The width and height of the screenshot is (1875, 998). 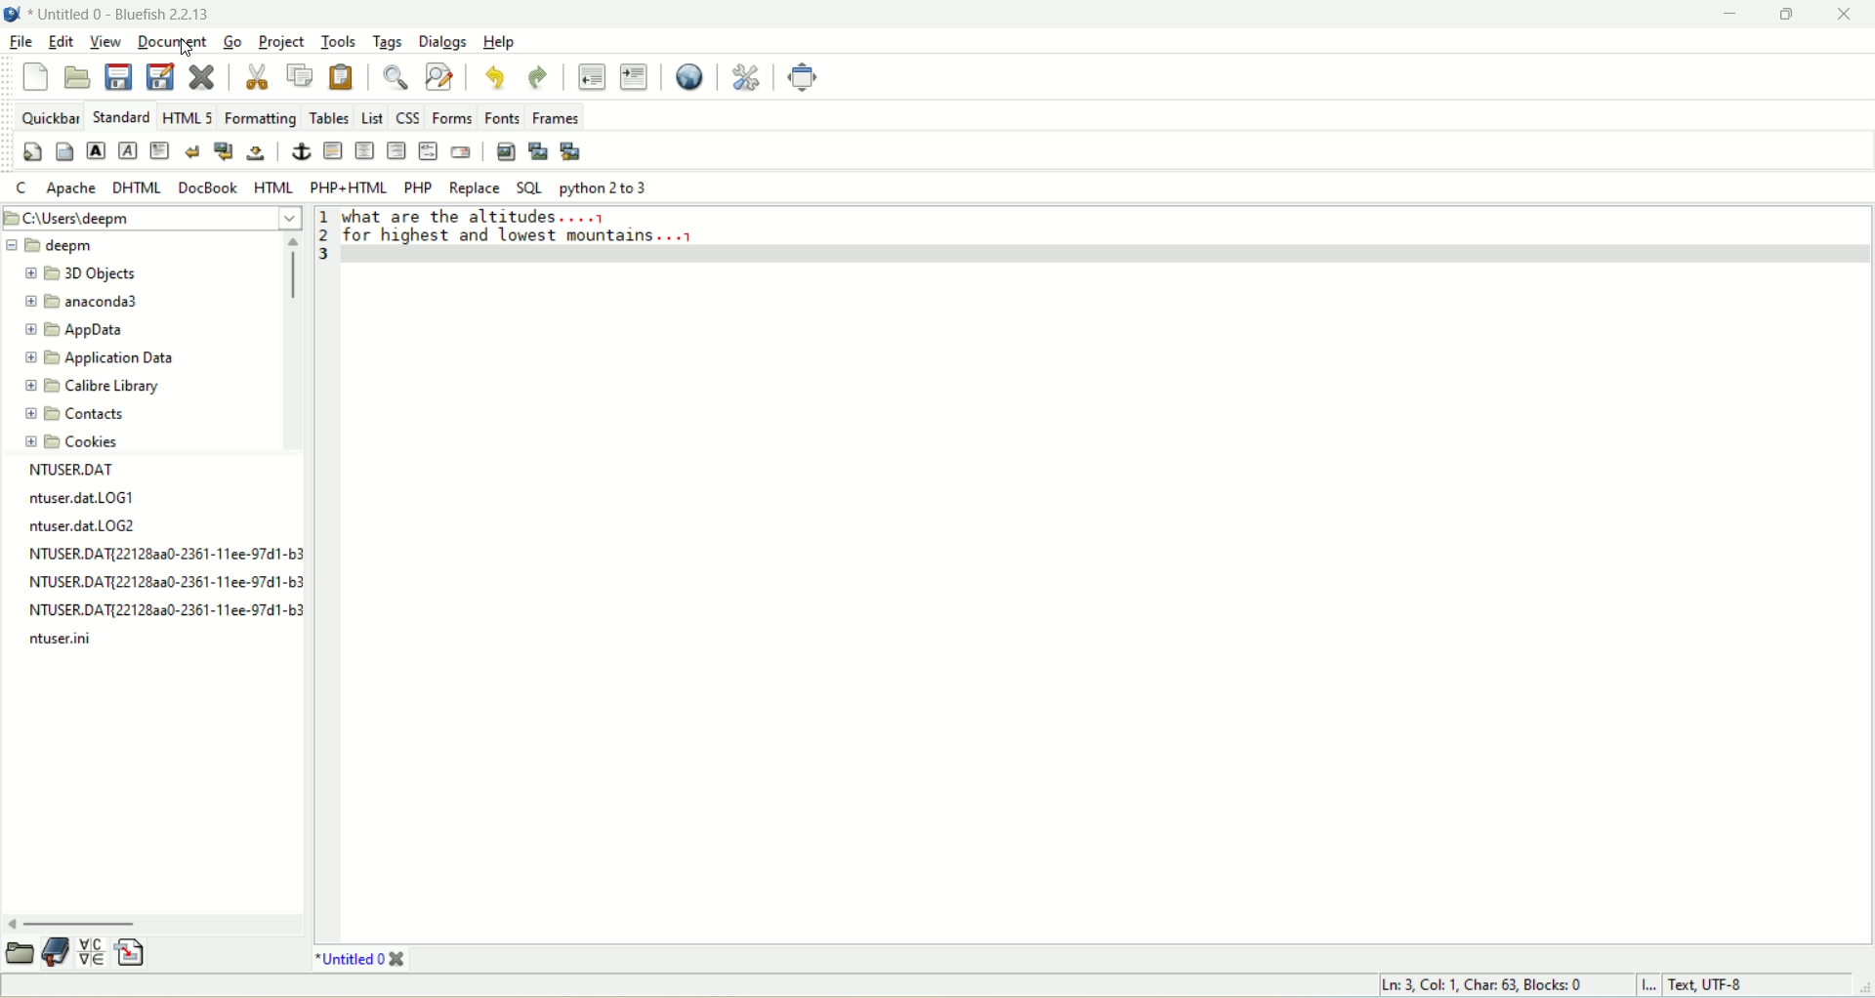 What do you see at coordinates (51, 116) in the screenshot?
I see `quickbar` at bounding box center [51, 116].